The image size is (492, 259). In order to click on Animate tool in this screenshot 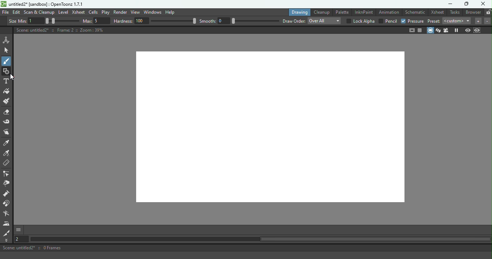, I will do `click(7, 40)`.